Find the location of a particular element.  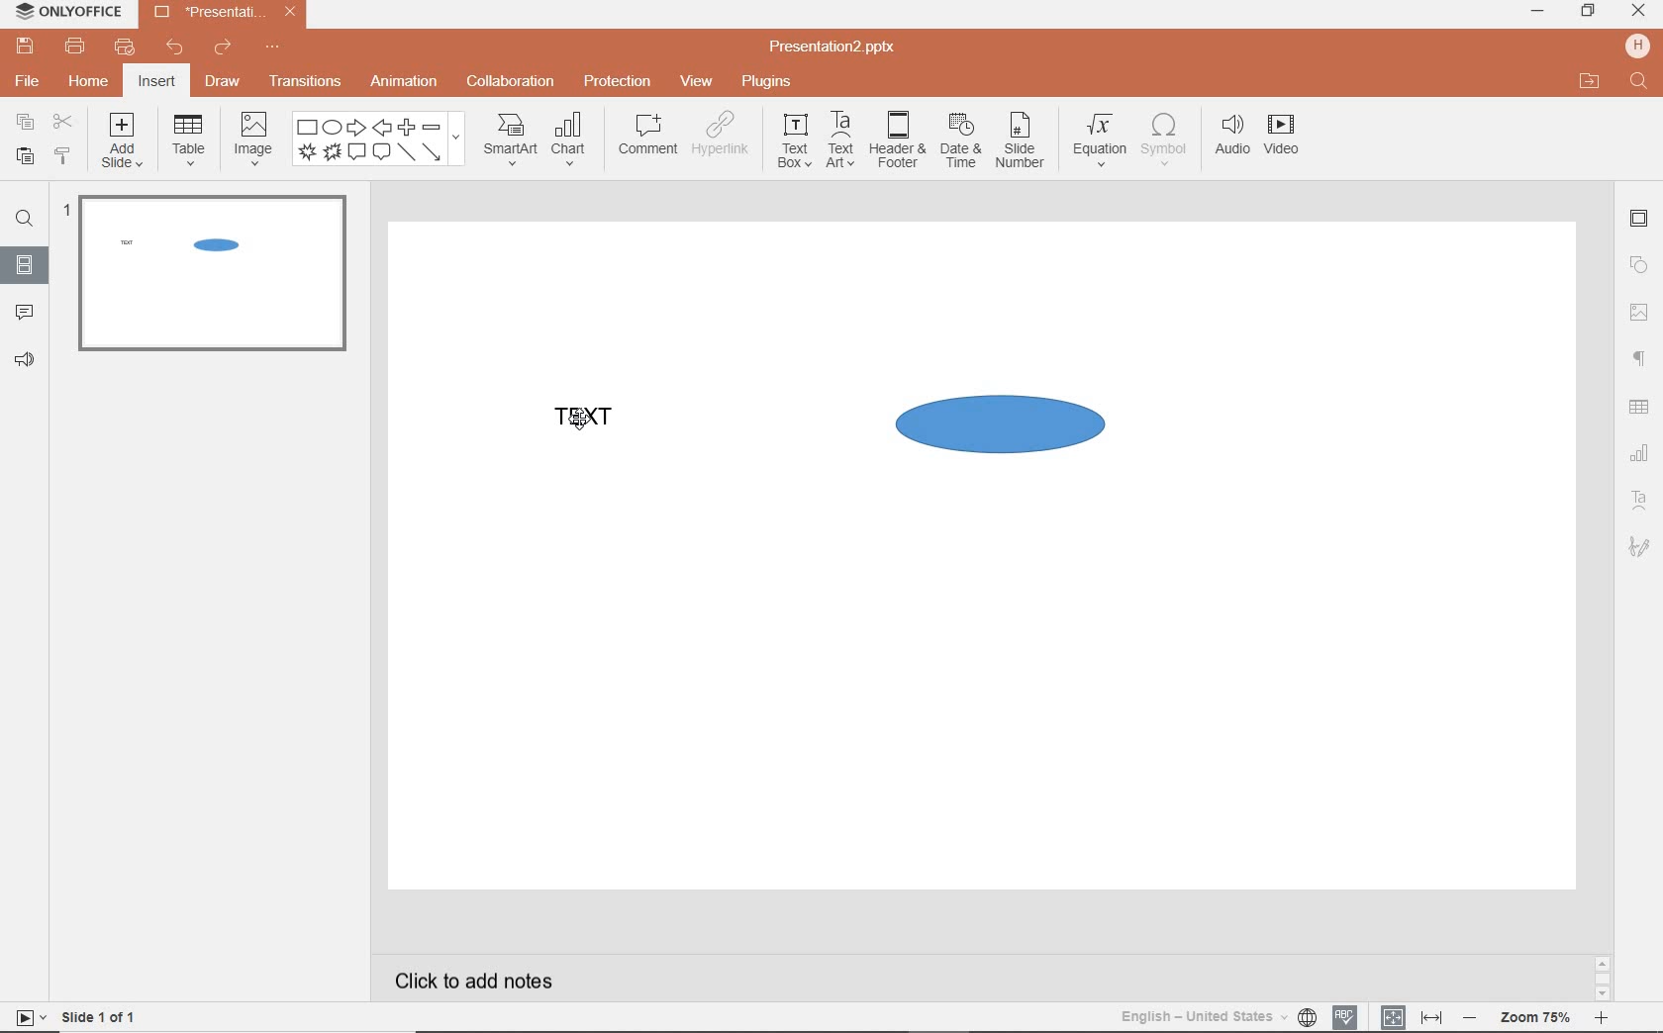

home is located at coordinates (90, 82).